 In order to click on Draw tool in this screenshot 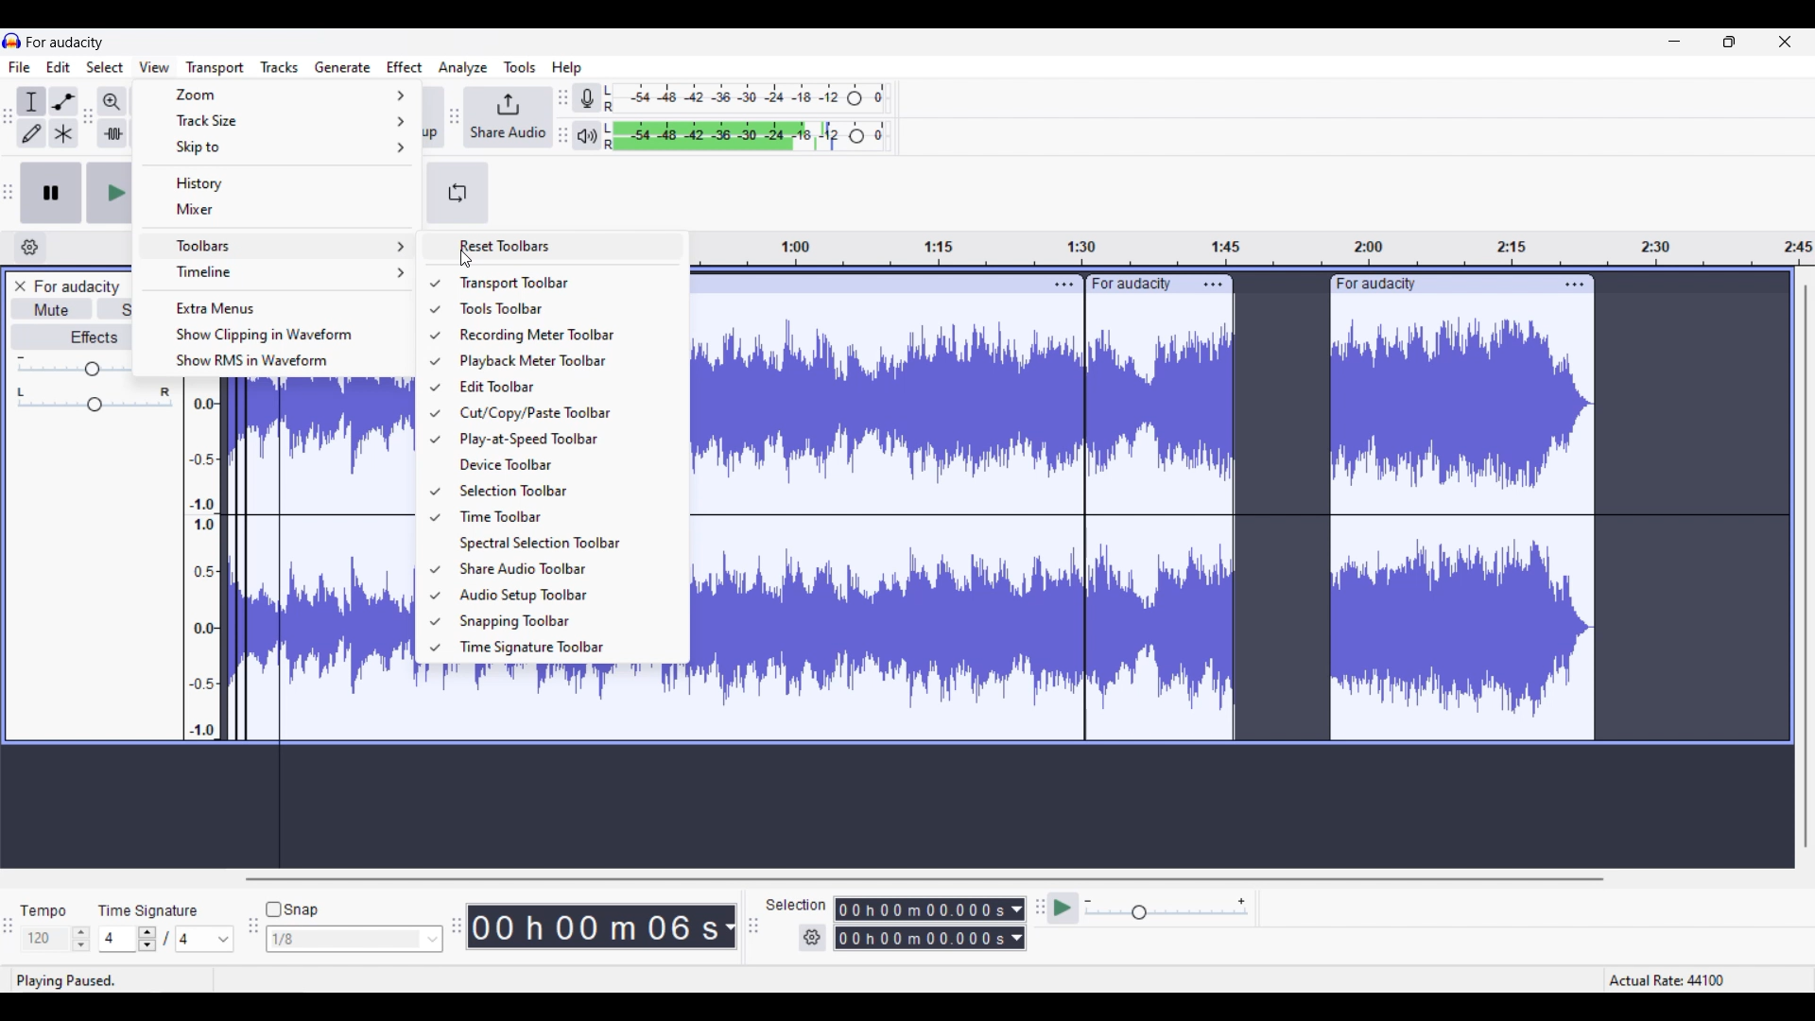, I will do `click(31, 133)`.